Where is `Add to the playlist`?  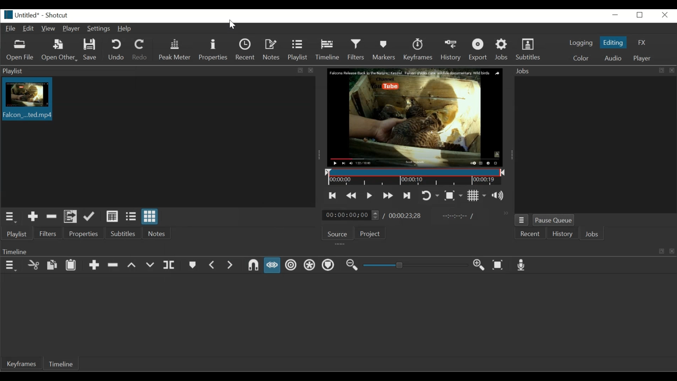
Add to the playlist is located at coordinates (32, 217).